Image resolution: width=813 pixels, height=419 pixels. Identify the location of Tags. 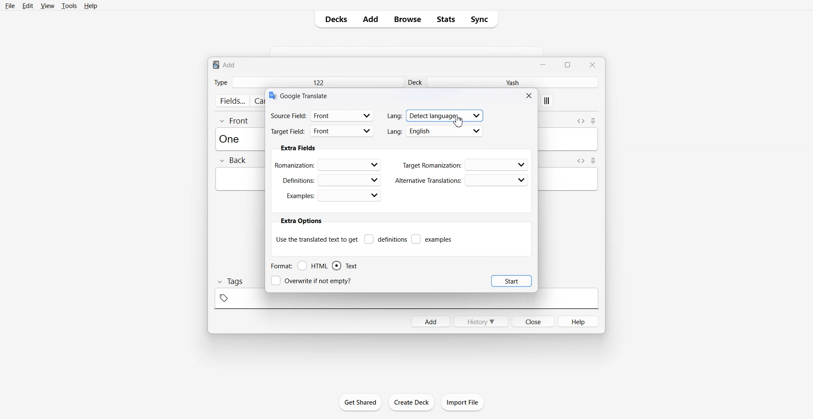
(230, 281).